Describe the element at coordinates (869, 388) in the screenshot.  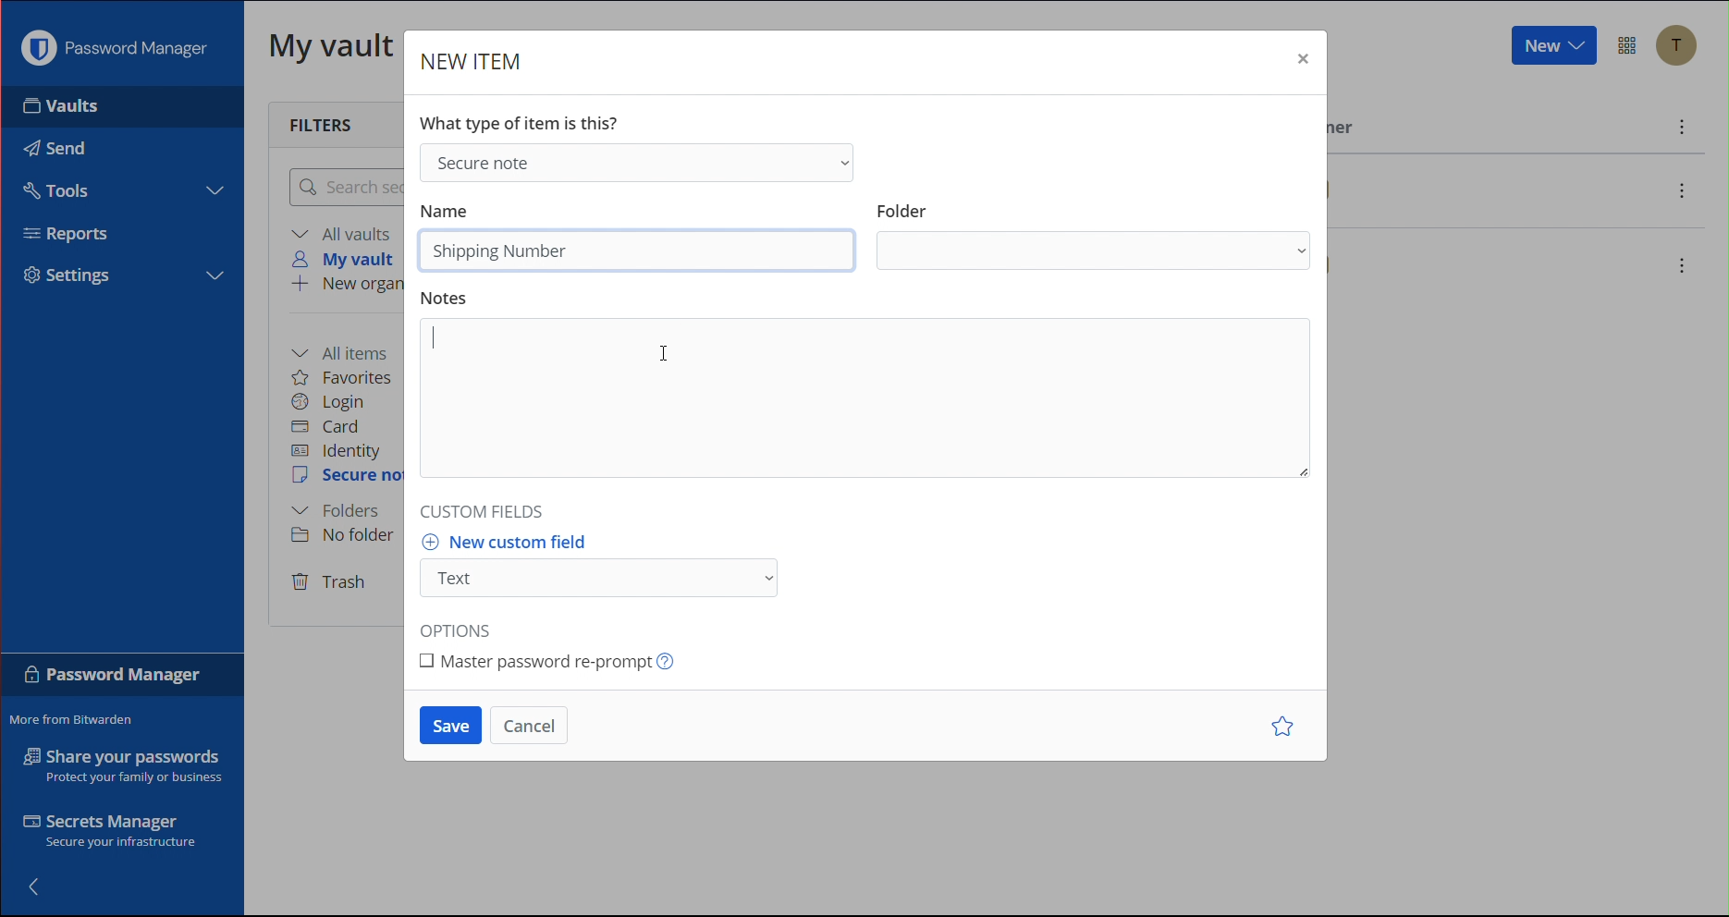
I see `Notes` at that location.